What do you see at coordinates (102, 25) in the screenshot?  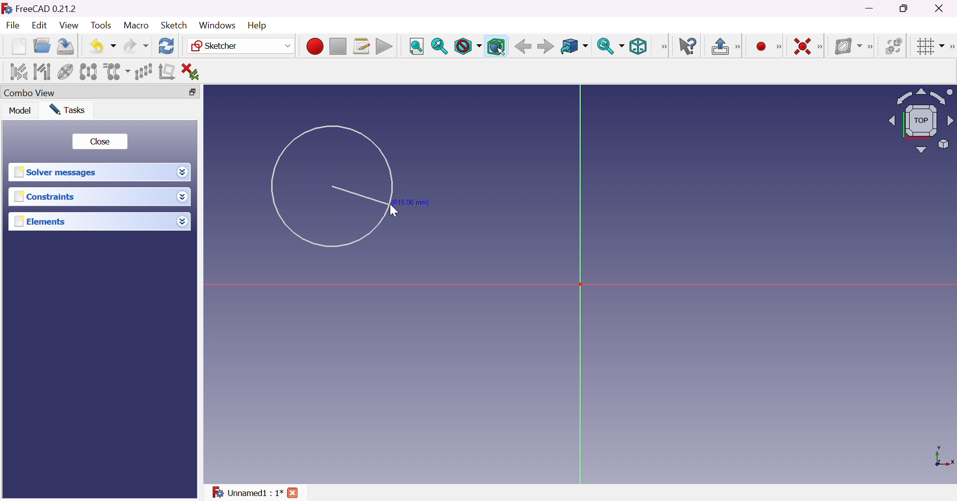 I see `Tools` at bounding box center [102, 25].